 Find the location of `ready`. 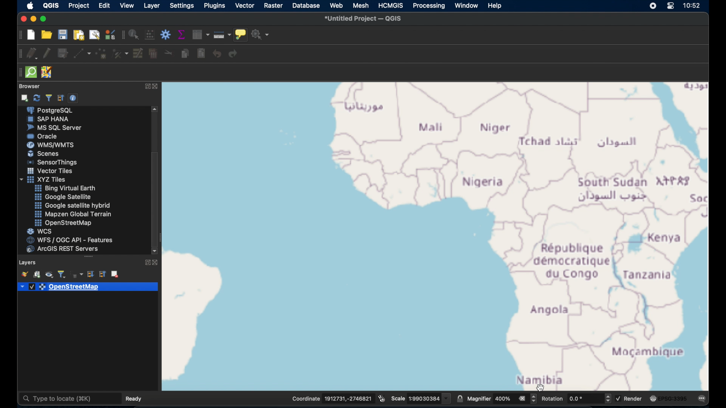

ready is located at coordinates (133, 398).